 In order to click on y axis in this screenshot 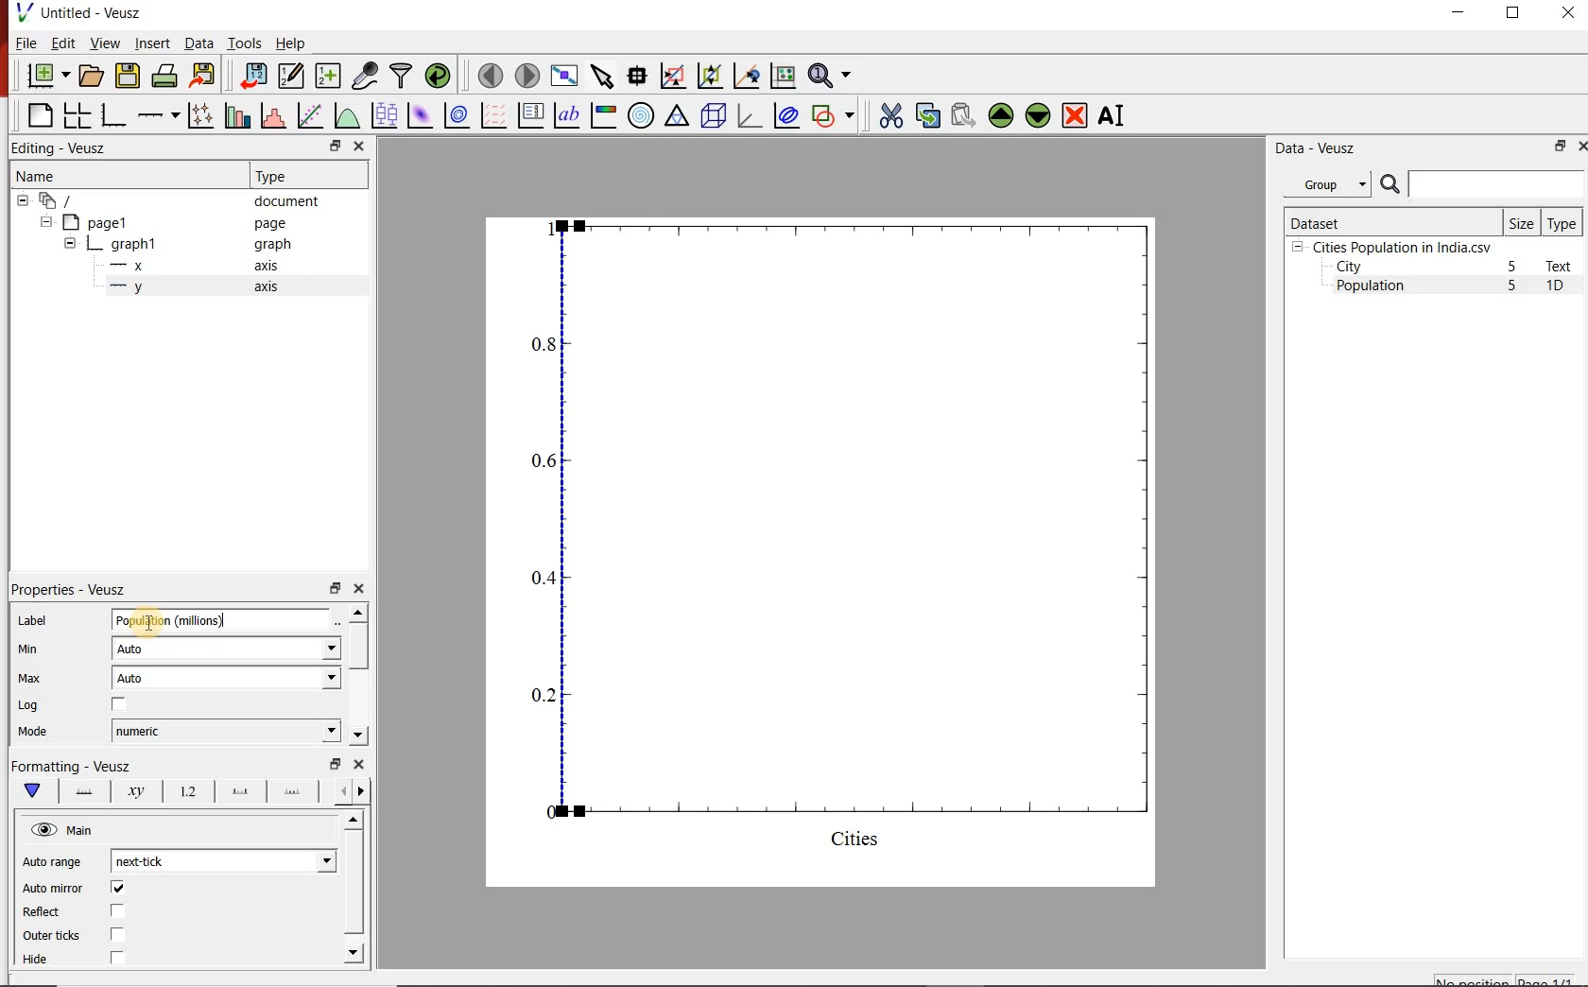, I will do `click(198, 287)`.